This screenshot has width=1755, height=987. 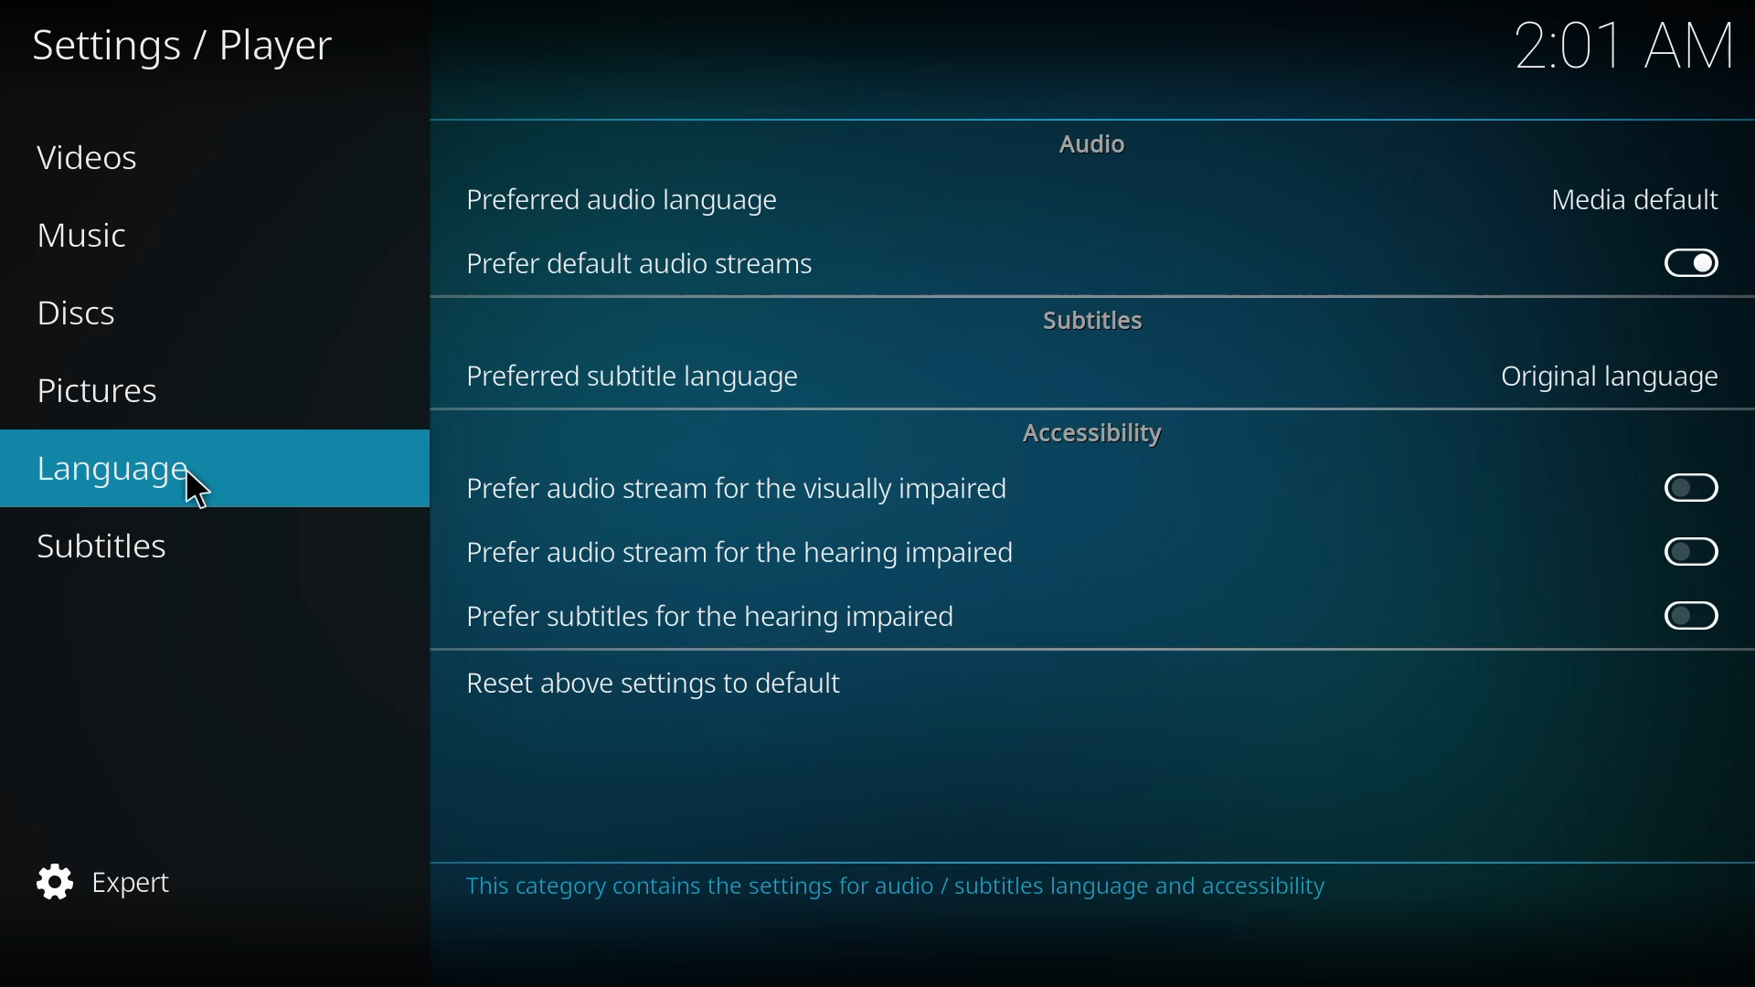 What do you see at coordinates (739, 489) in the screenshot?
I see `prefer audio stream for visually impaired` at bounding box center [739, 489].